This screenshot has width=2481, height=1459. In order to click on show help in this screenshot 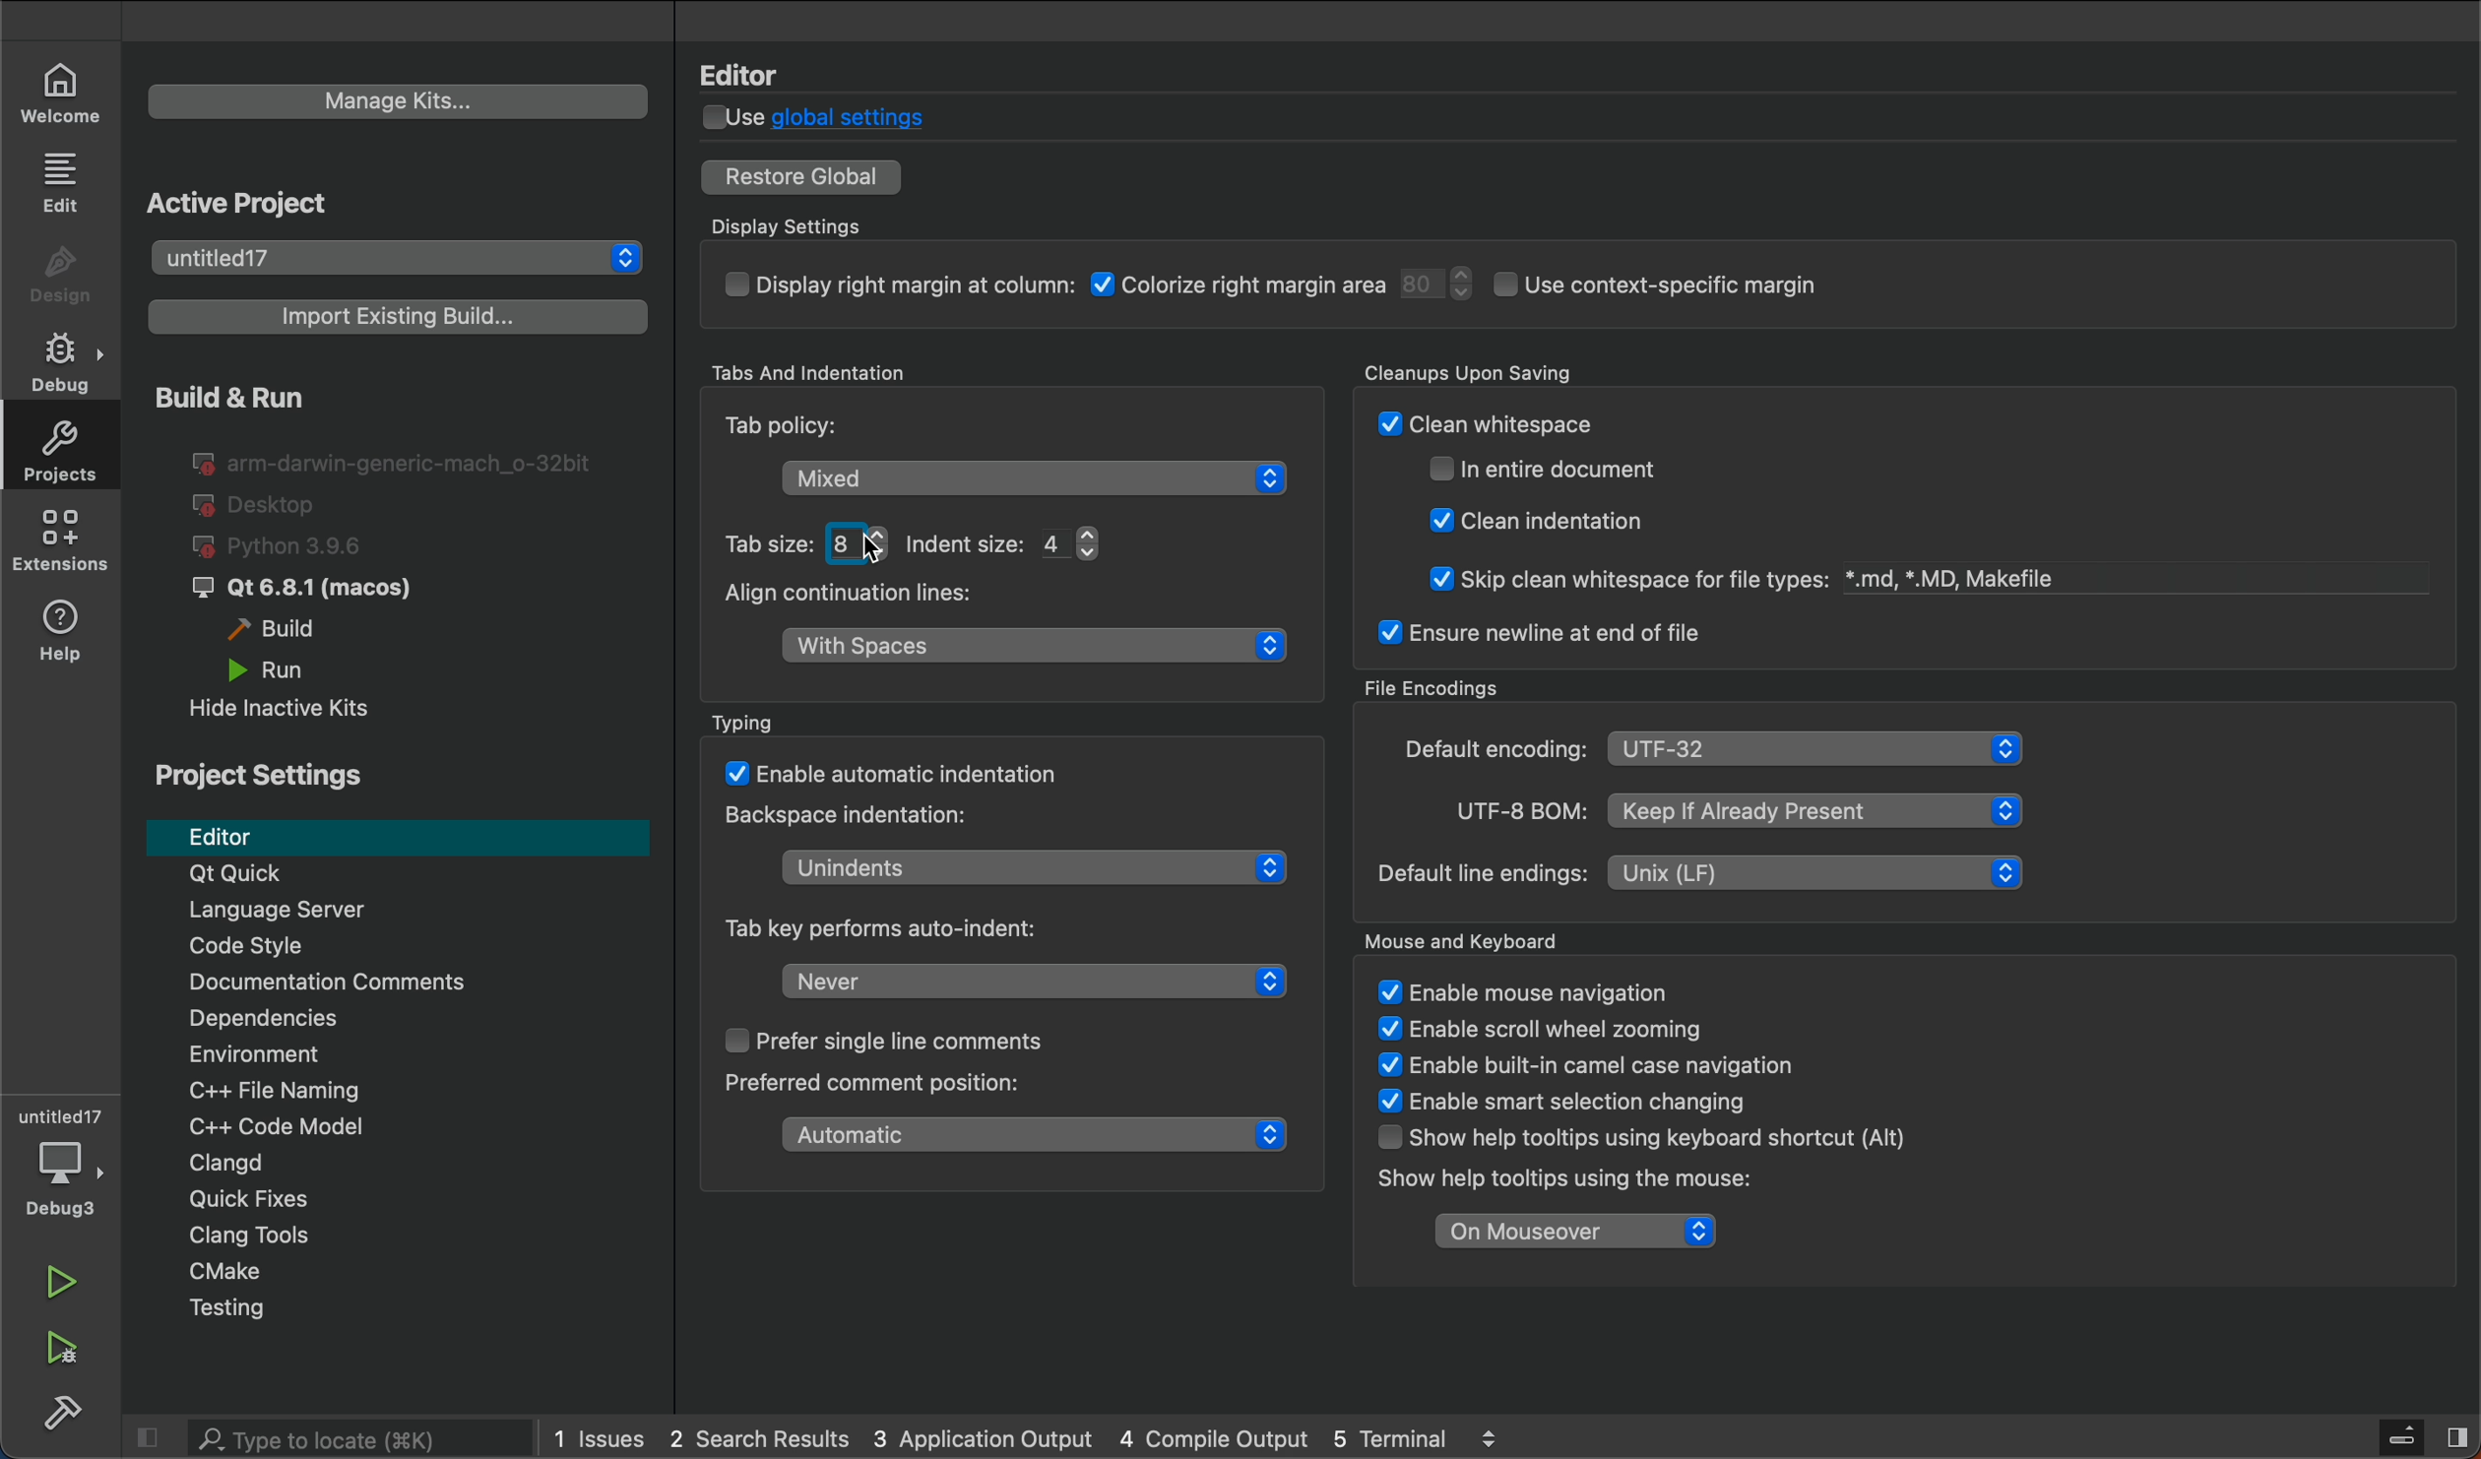, I will do `click(1633, 1138)`.